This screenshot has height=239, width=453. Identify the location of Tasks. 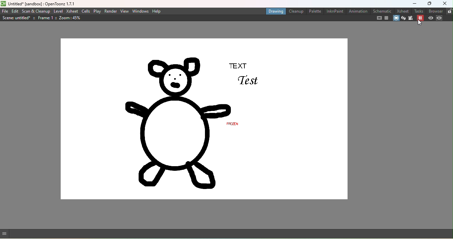
(418, 10).